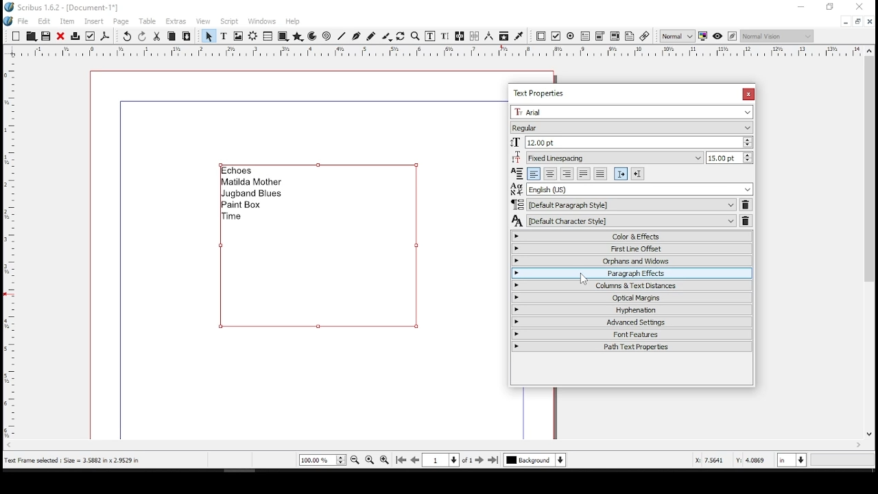  I want to click on freehand line, so click(370, 36).